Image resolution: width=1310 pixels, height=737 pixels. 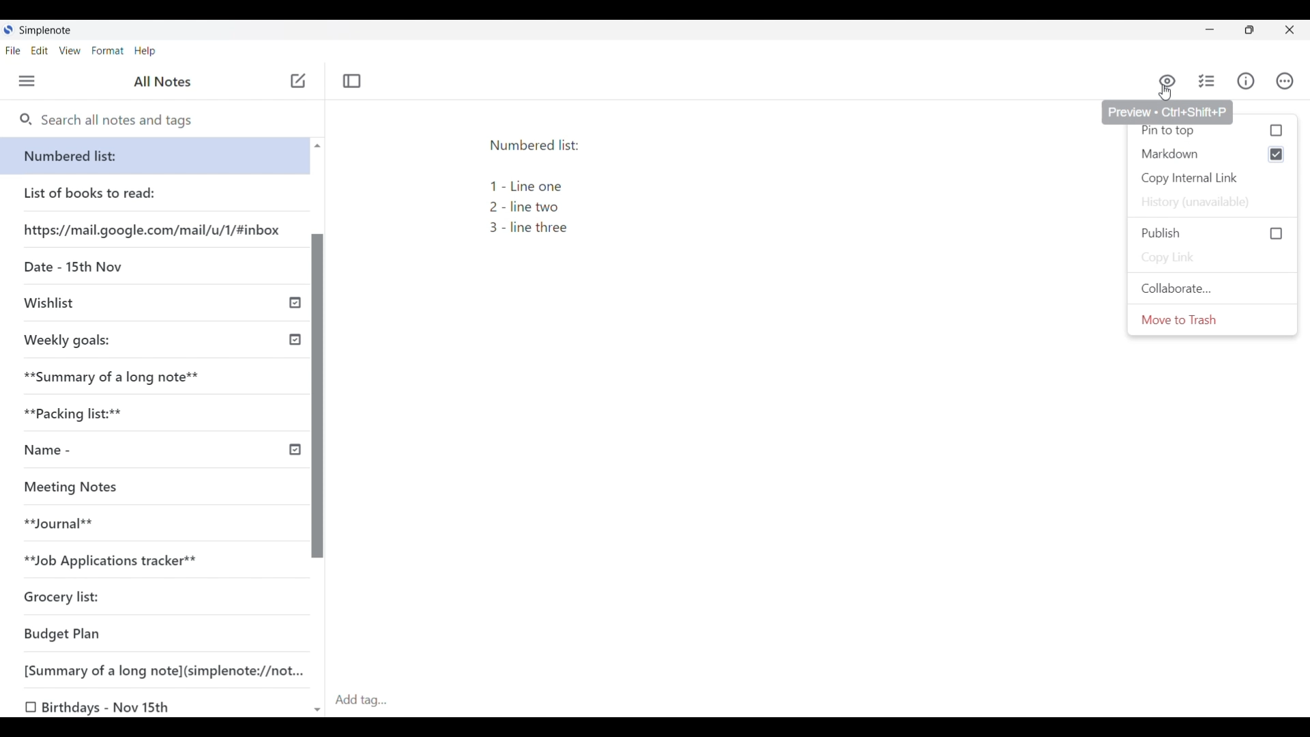 I want to click on Preview markdown, so click(x=1167, y=78).